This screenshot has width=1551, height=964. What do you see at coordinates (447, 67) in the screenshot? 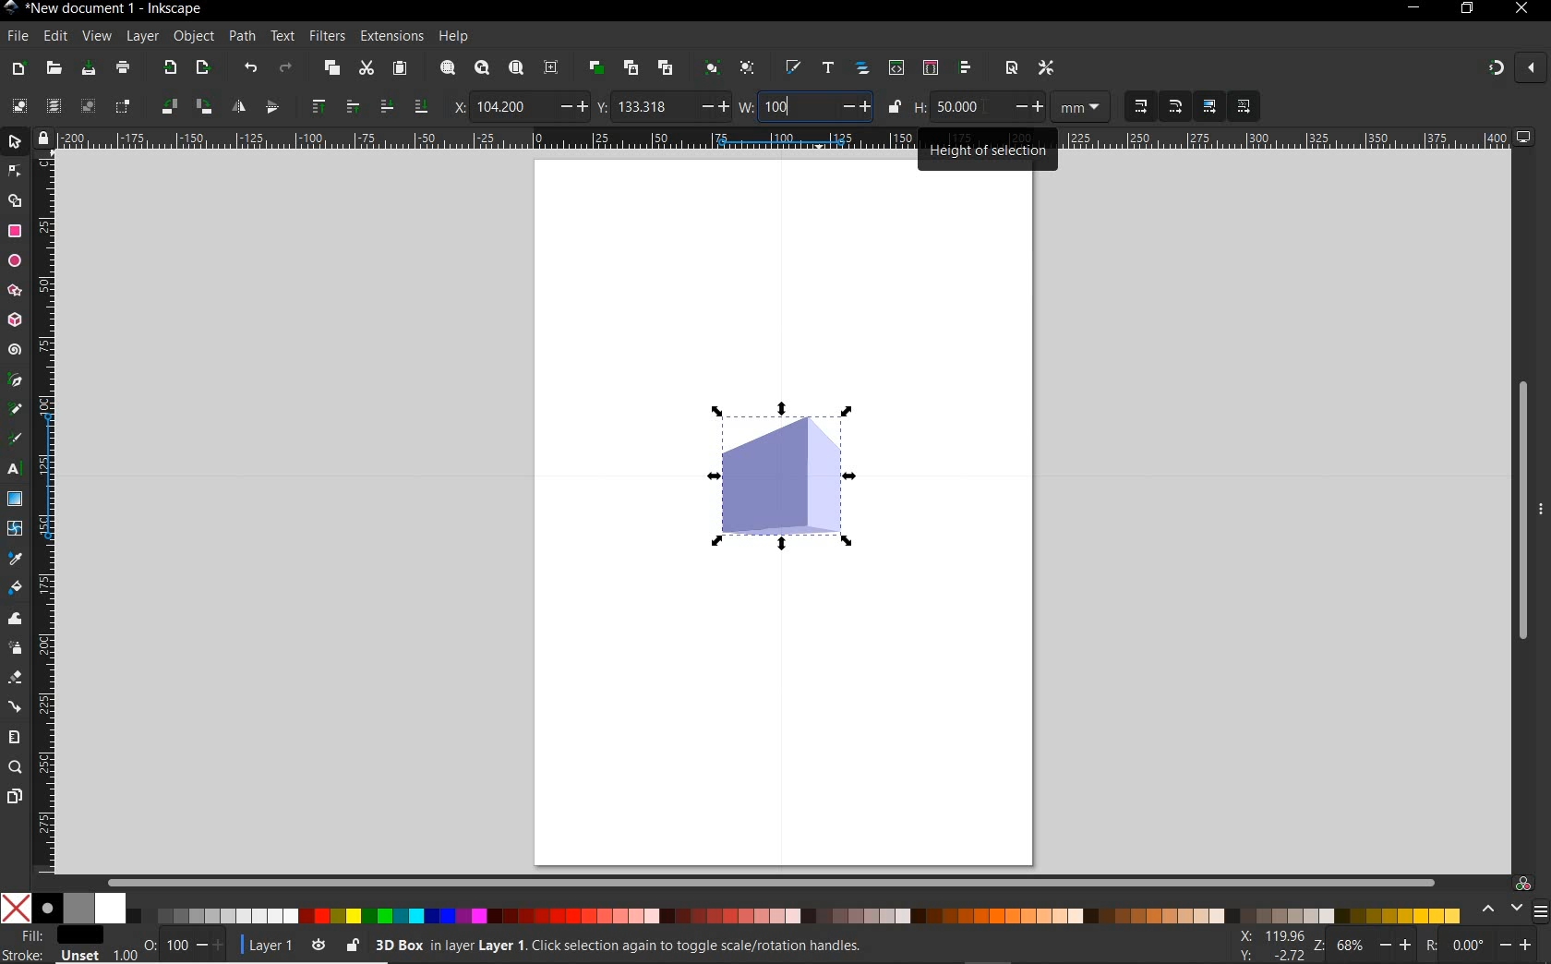
I see `zoom selection` at bounding box center [447, 67].